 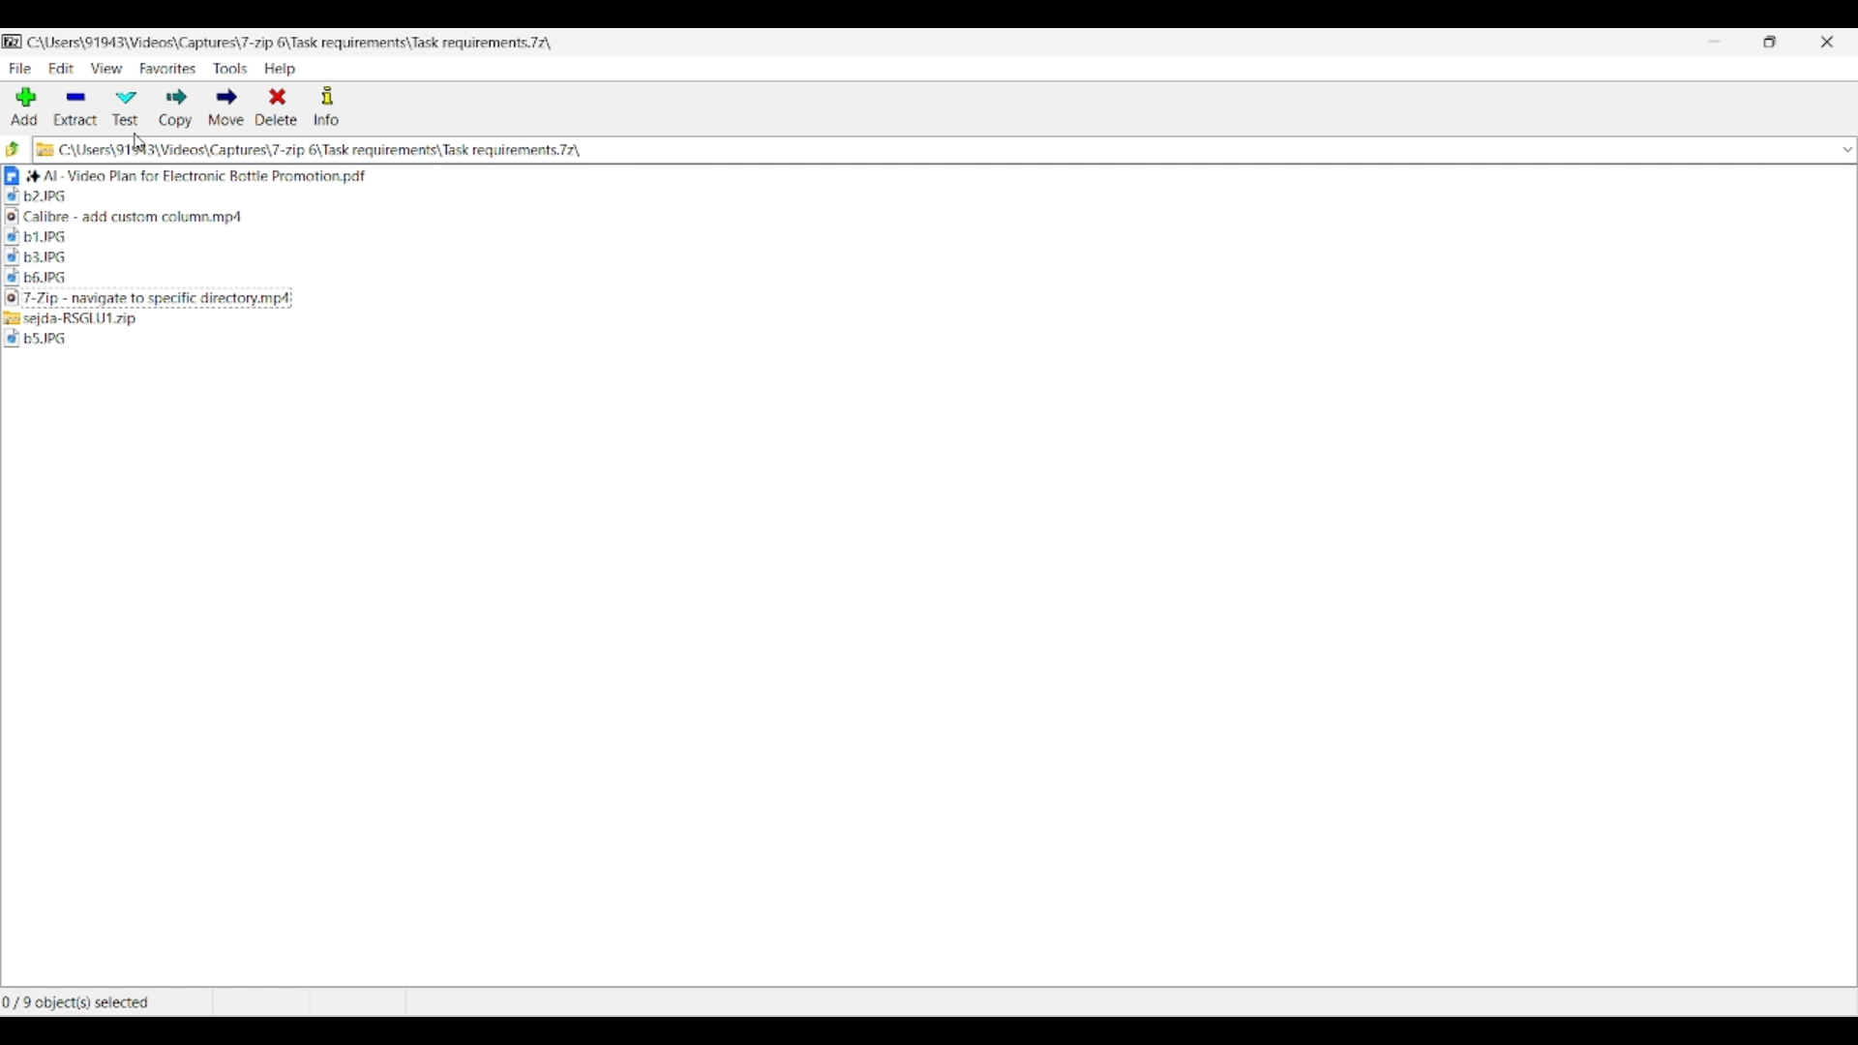 What do you see at coordinates (326, 106) in the screenshot?
I see `Info` at bounding box center [326, 106].